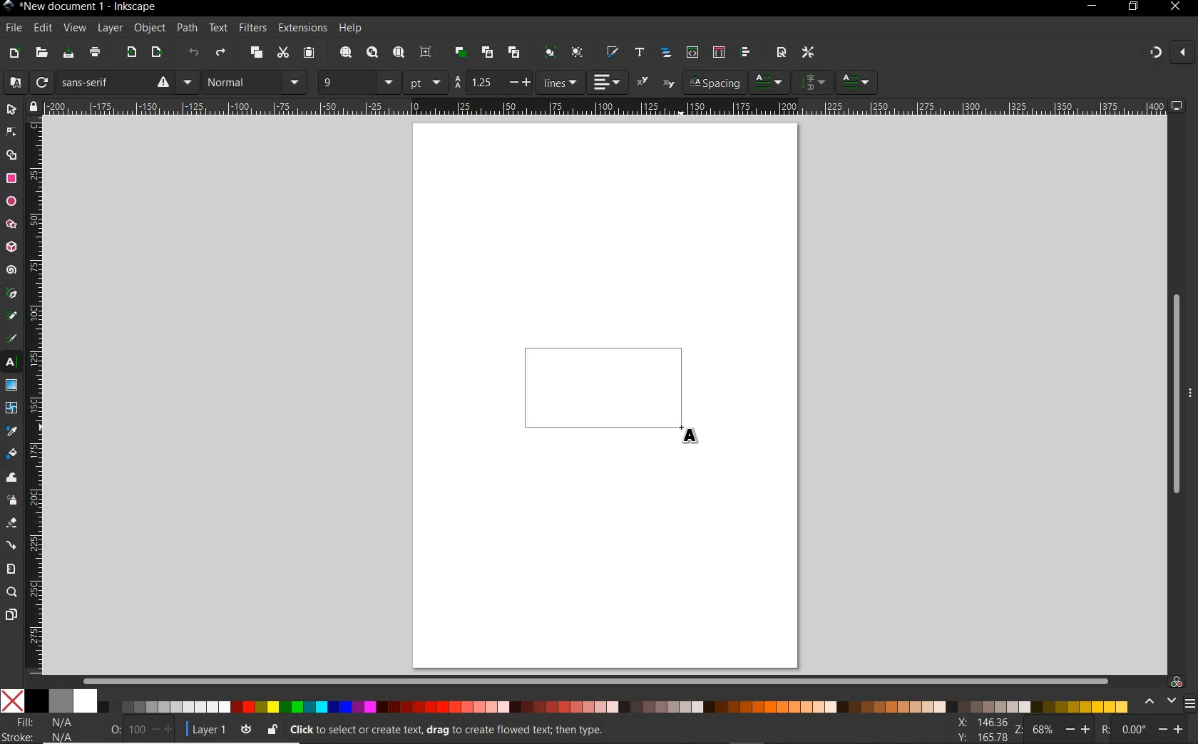 The width and height of the screenshot is (1198, 744). What do you see at coordinates (163, 729) in the screenshot?
I see `increase/decrease` at bounding box center [163, 729].